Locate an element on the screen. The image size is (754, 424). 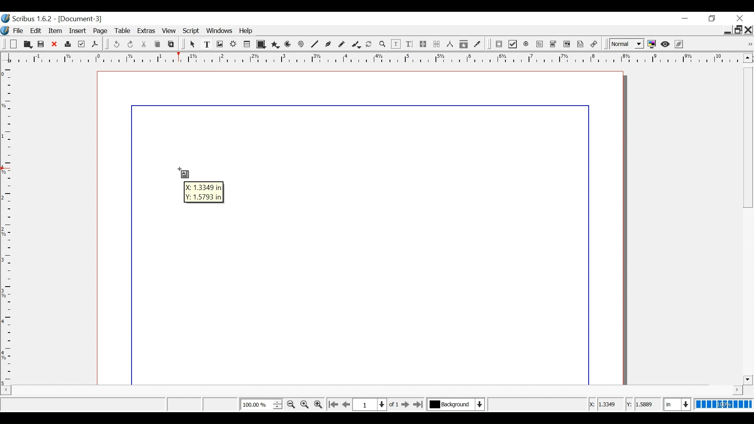
Go to the next page is located at coordinates (405, 404).